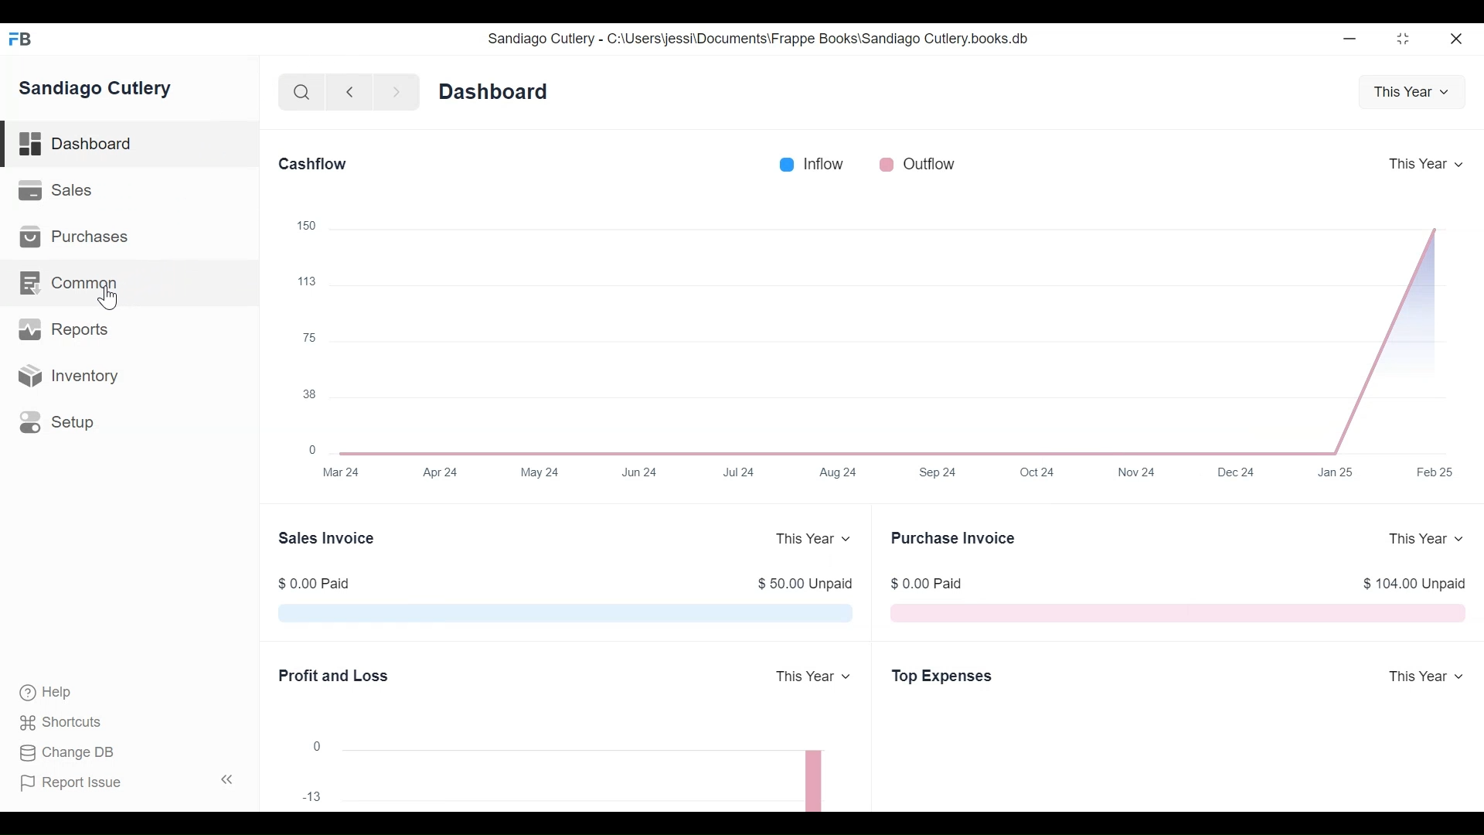  What do you see at coordinates (43, 690) in the screenshot?
I see `Help` at bounding box center [43, 690].